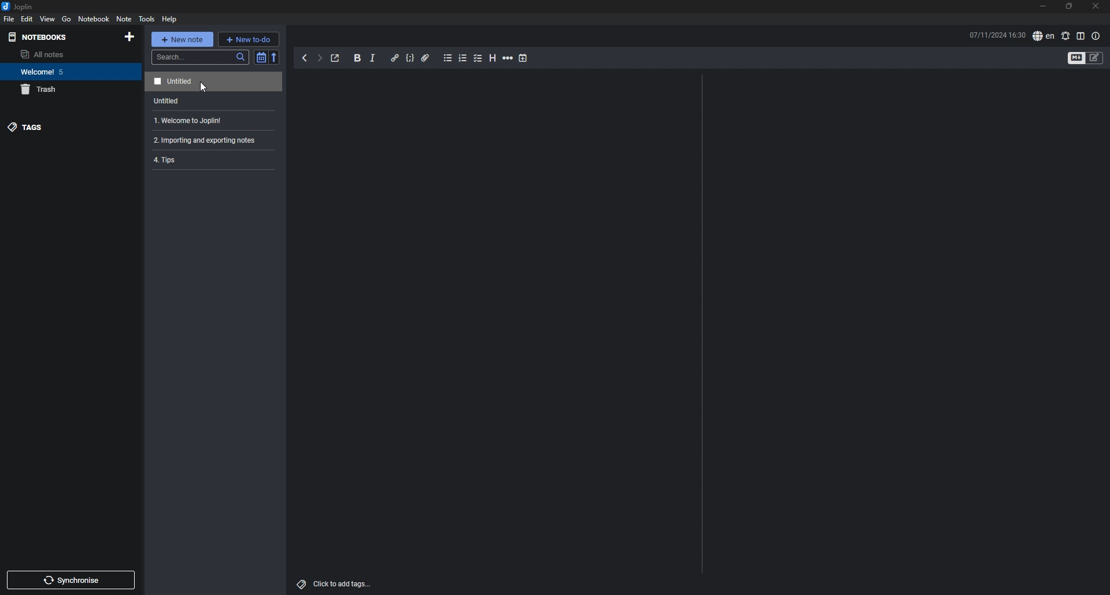  Describe the element at coordinates (124, 18) in the screenshot. I see `note` at that location.